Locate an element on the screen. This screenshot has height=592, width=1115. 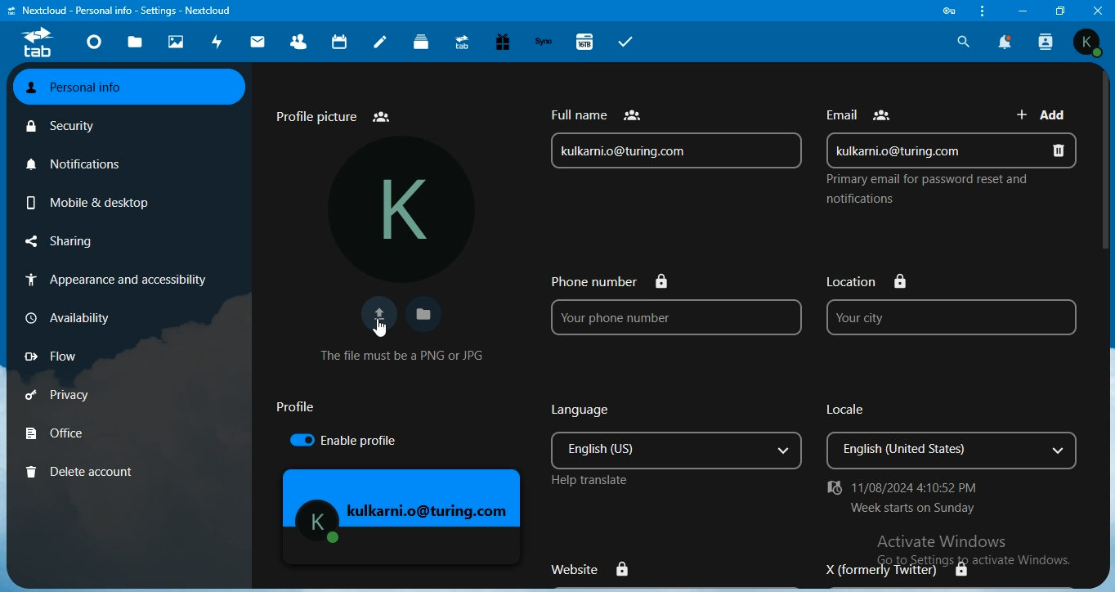
privacy is located at coordinates (62, 396).